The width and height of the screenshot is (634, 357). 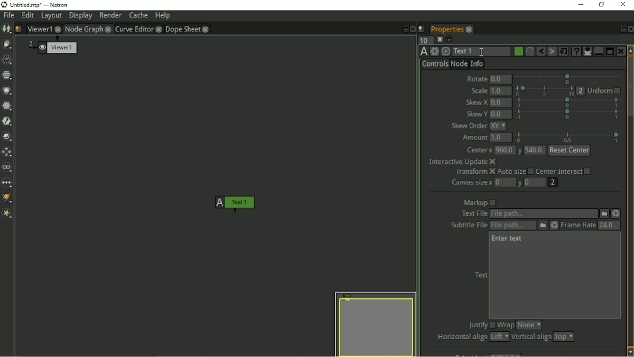 What do you see at coordinates (569, 137) in the screenshot?
I see `selection bar` at bounding box center [569, 137].